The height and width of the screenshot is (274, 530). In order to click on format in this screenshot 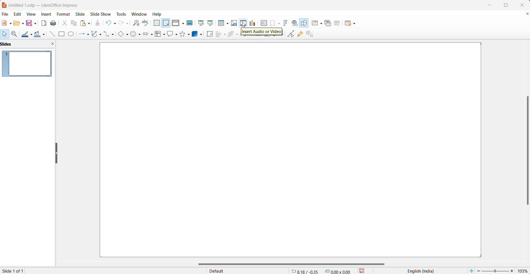, I will do `click(64, 14)`.